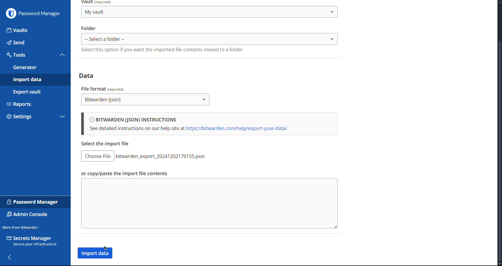 Image resolution: width=502 pixels, height=266 pixels. Describe the element at coordinates (107, 249) in the screenshot. I see `Cursor` at that location.